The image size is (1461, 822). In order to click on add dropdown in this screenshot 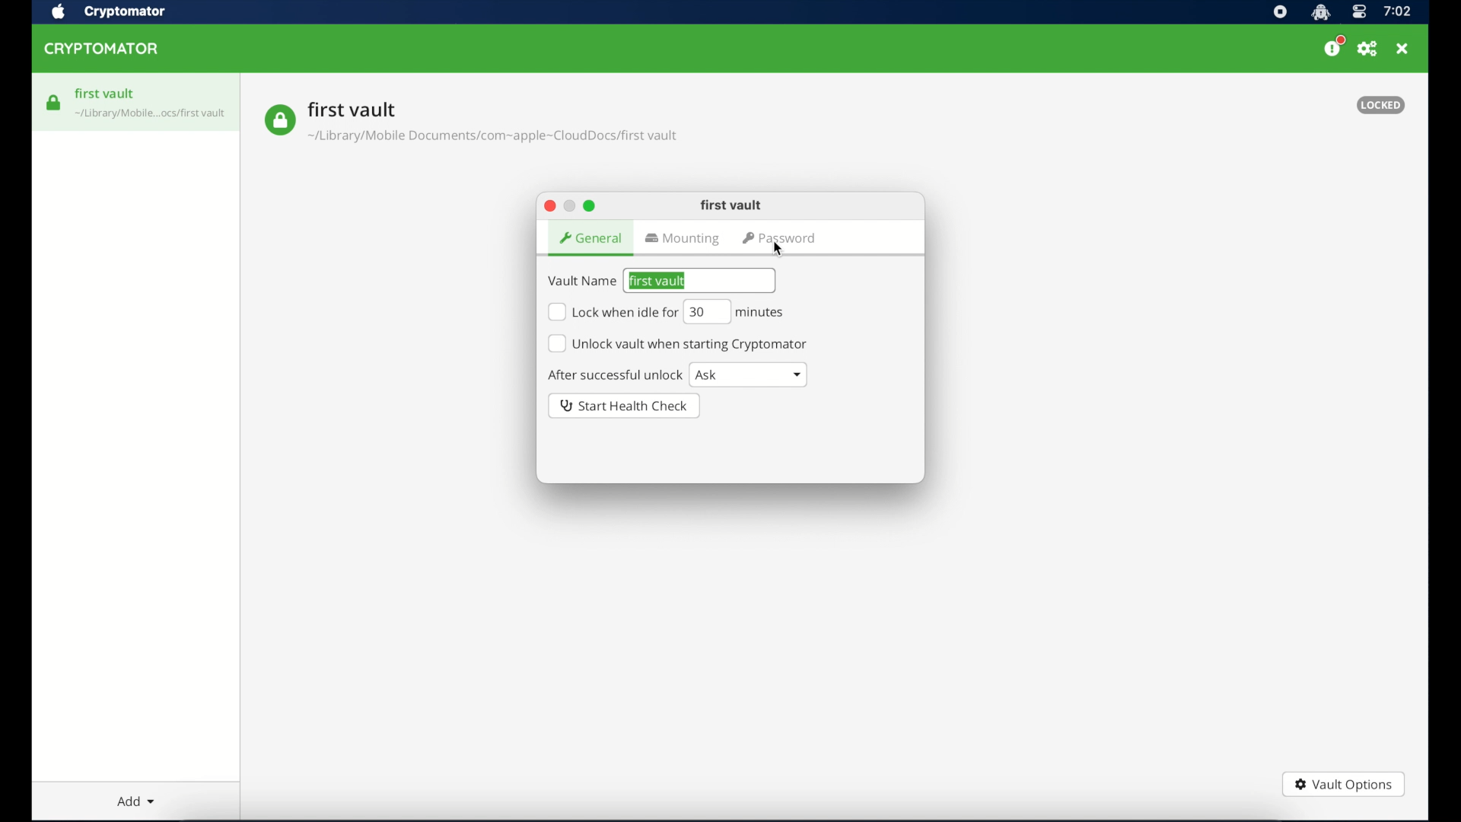, I will do `click(136, 801)`.